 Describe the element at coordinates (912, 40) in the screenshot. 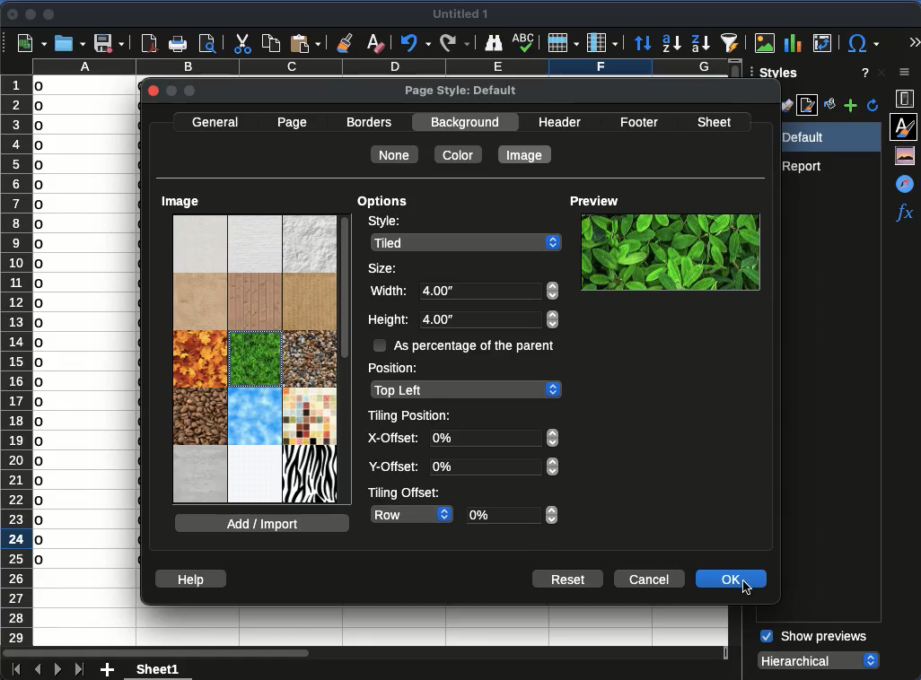

I see `expand` at that location.